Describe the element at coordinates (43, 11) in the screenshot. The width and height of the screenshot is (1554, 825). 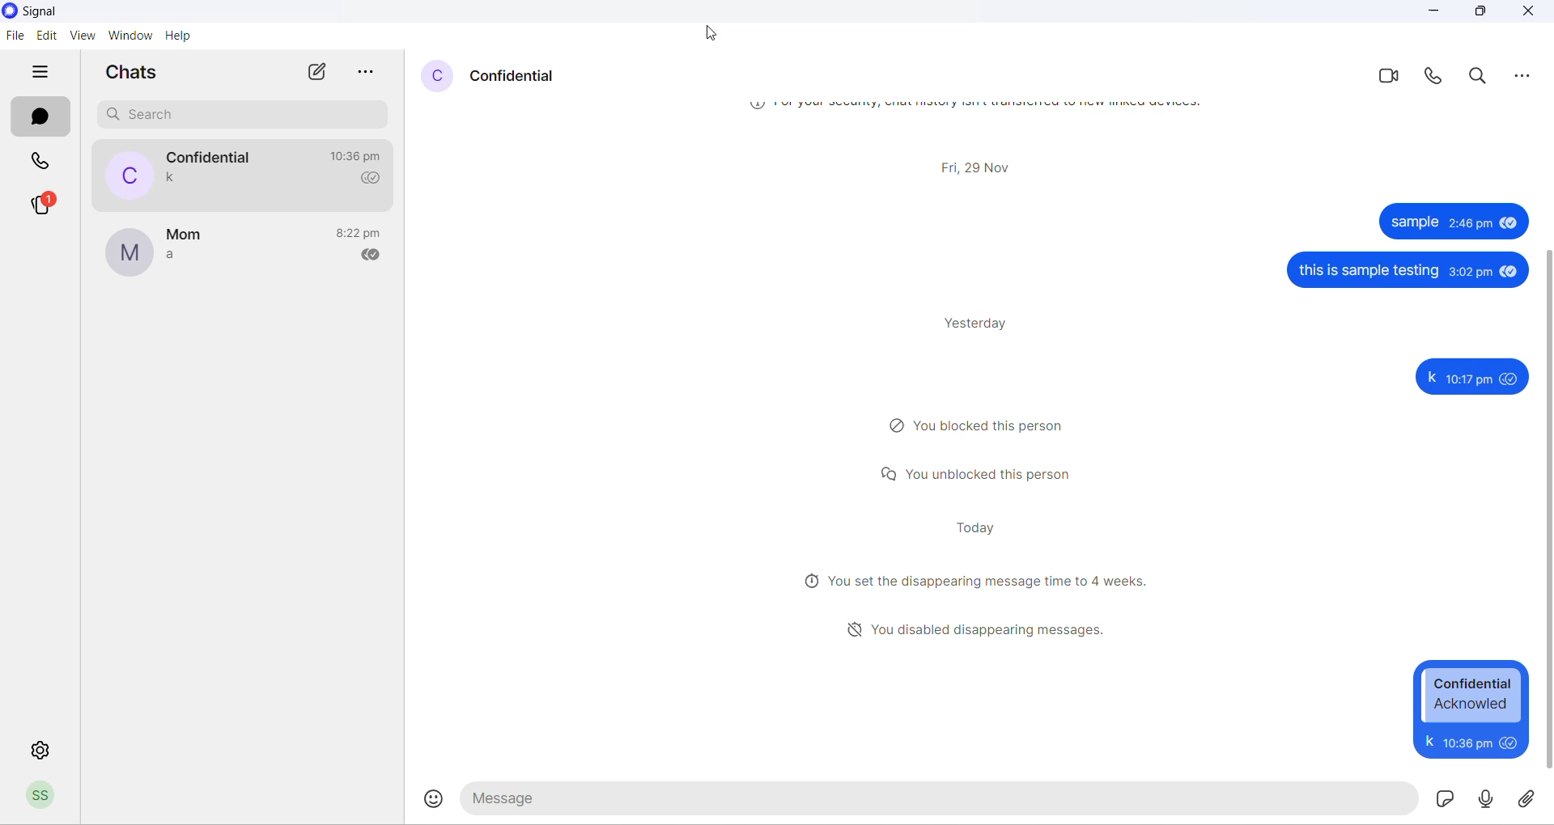
I see `Signal logo` at that location.